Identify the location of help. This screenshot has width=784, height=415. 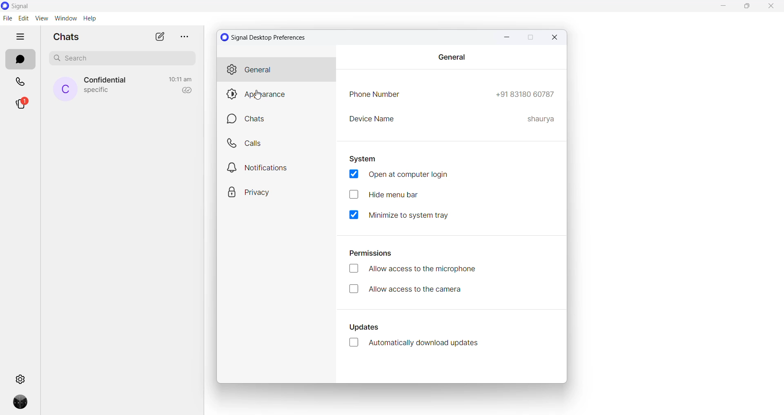
(89, 19).